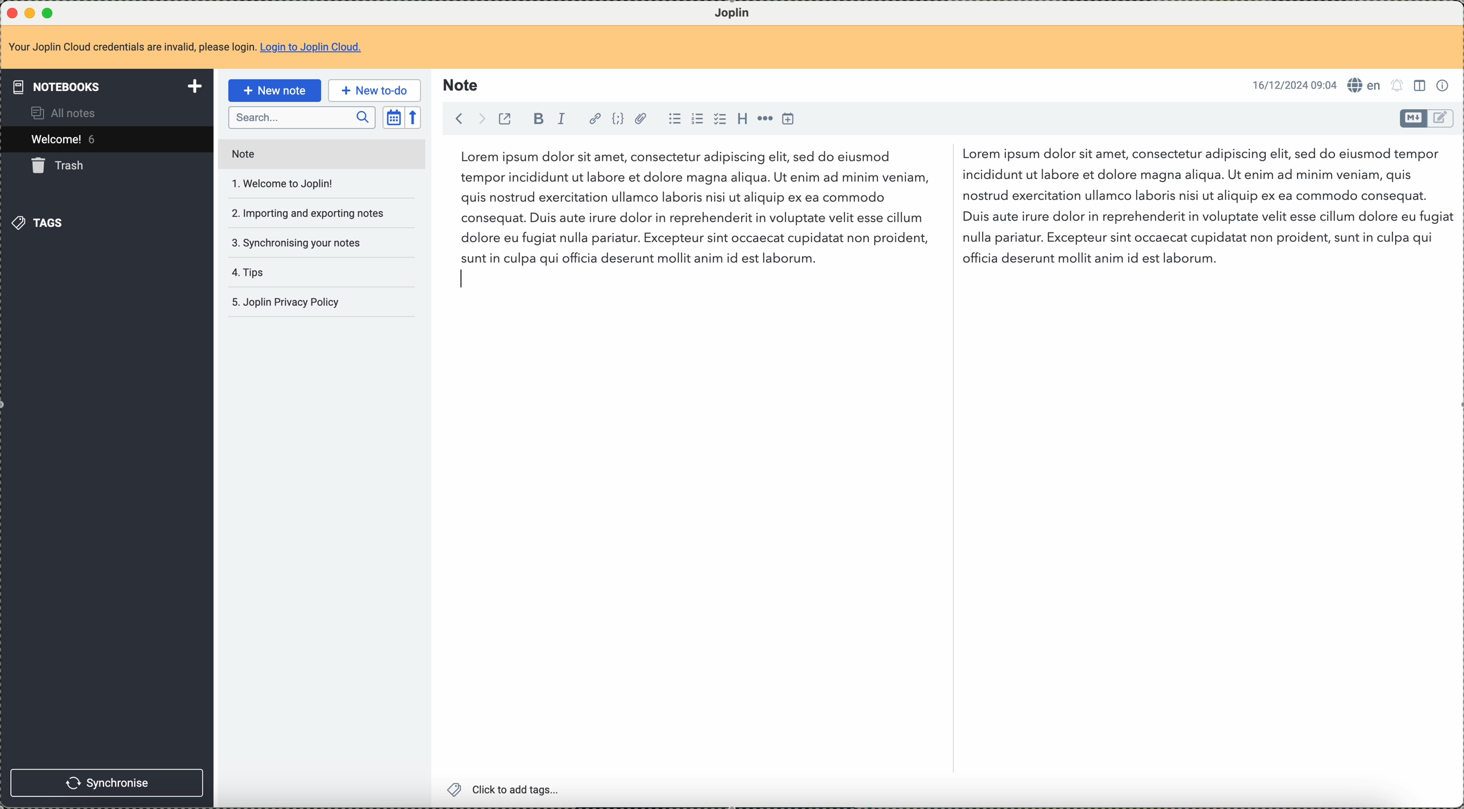 The height and width of the screenshot is (809, 1464). What do you see at coordinates (1413, 119) in the screenshot?
I see `toggle editor` at bounding box center [1413, 119].